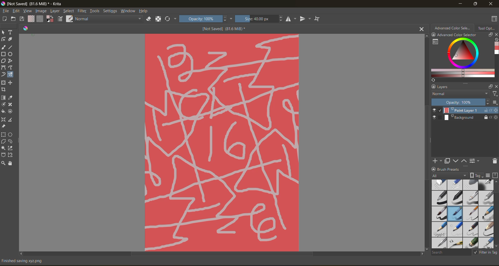 The width and height of the screenshot is (499, 266). I want to click on tool, so click(12, 47).